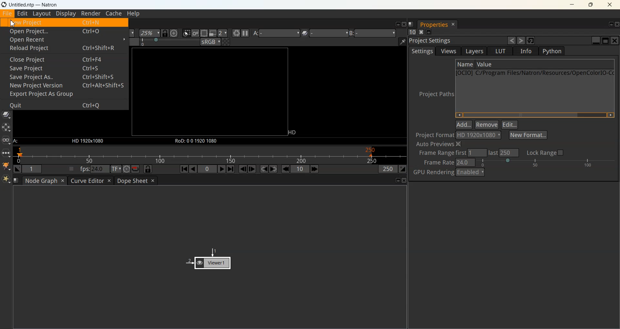  What do you see at coordinates (72, 169) in the screenshot?
I see `Enable fps` at bounding box center [72, 169].